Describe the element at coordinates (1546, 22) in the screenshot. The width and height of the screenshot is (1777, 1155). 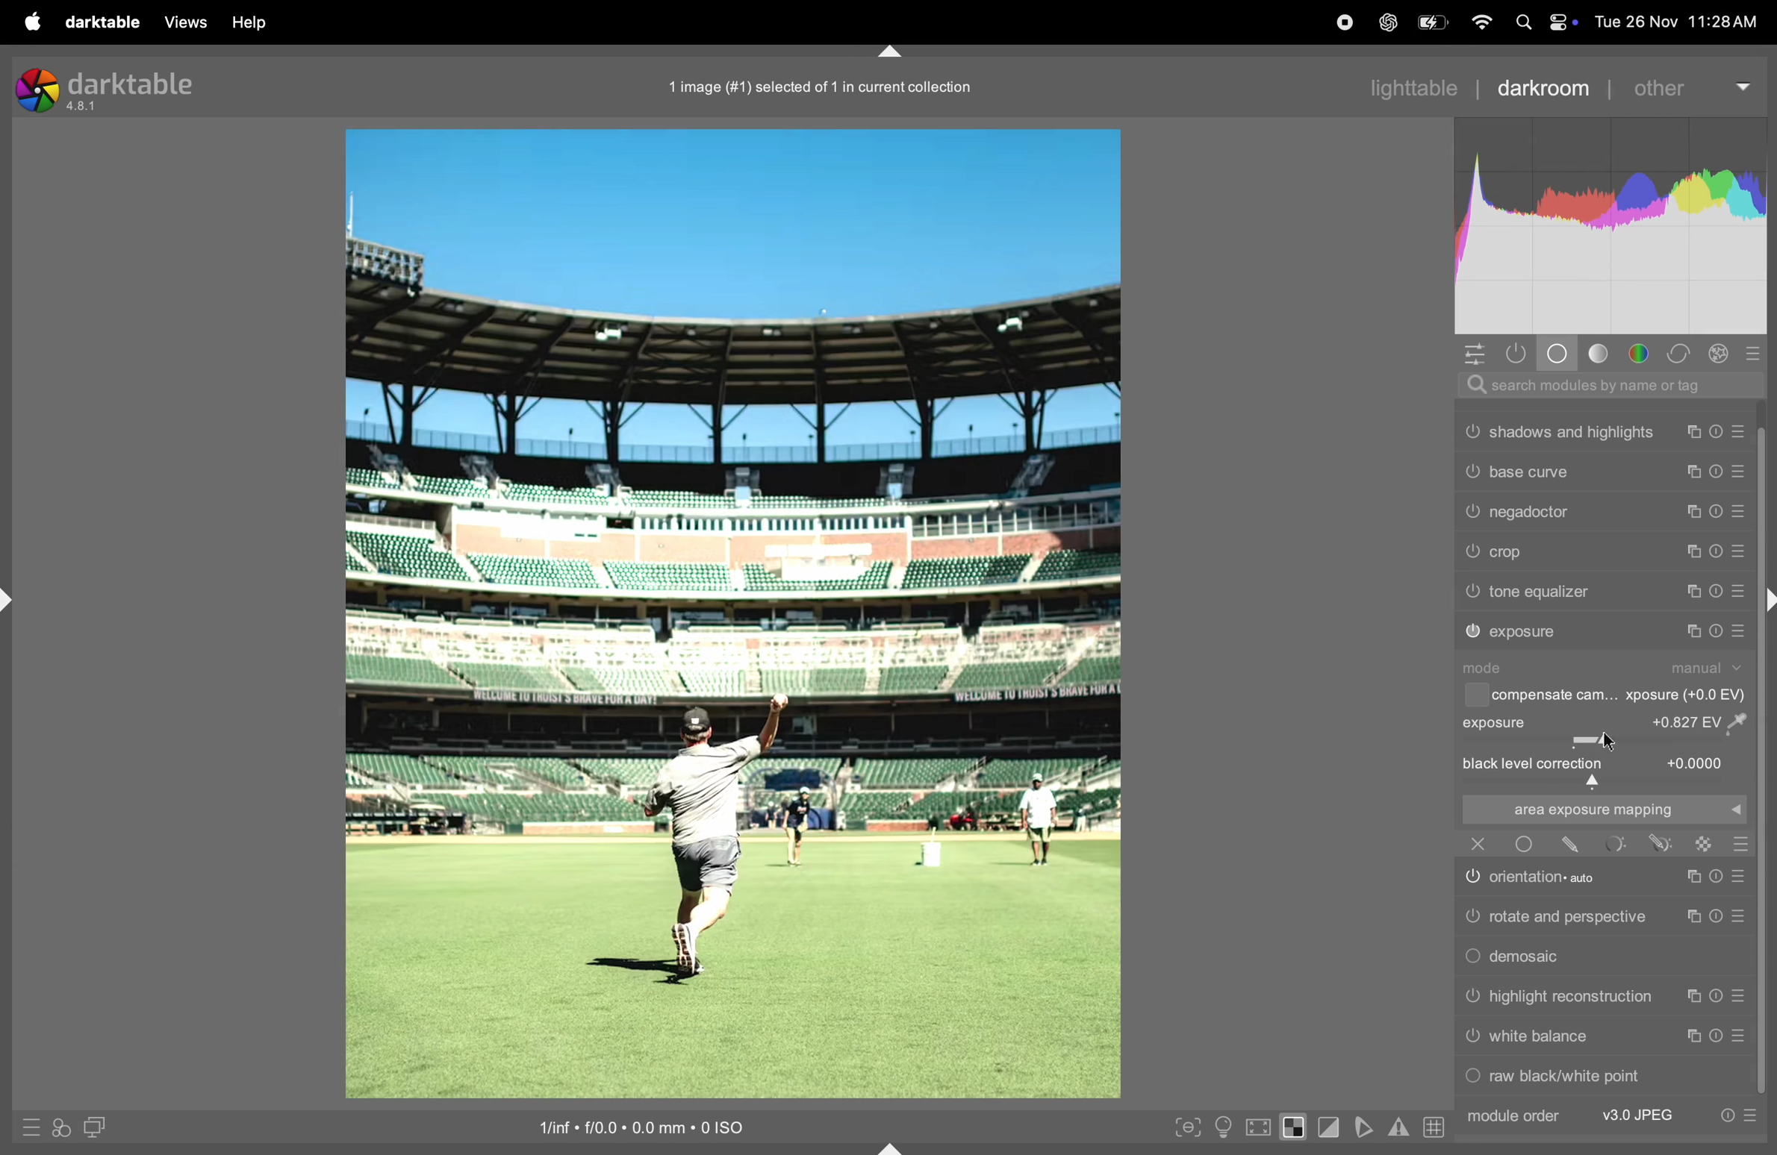
I see `apple widgets` at that location.